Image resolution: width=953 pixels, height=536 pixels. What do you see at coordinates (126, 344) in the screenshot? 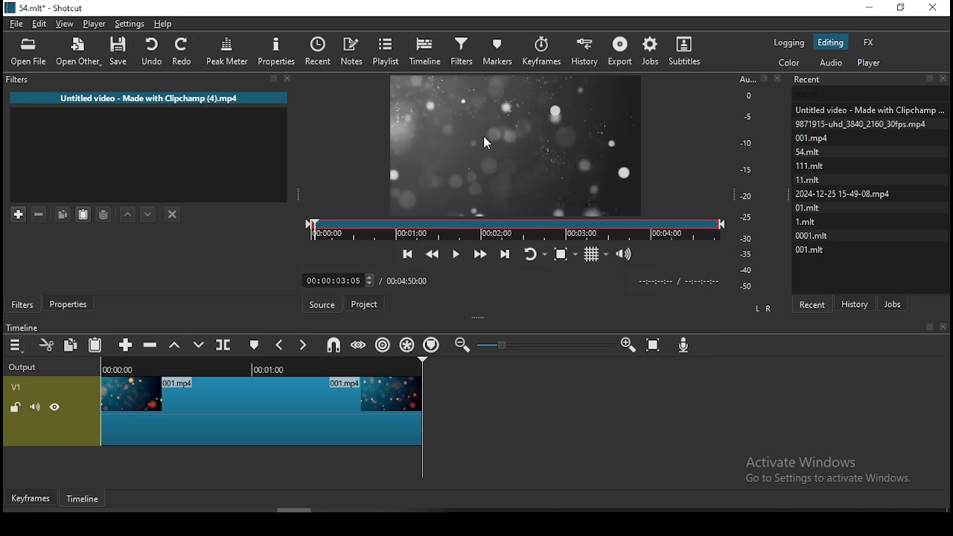
I see `append` at bounding box center [126, 344].